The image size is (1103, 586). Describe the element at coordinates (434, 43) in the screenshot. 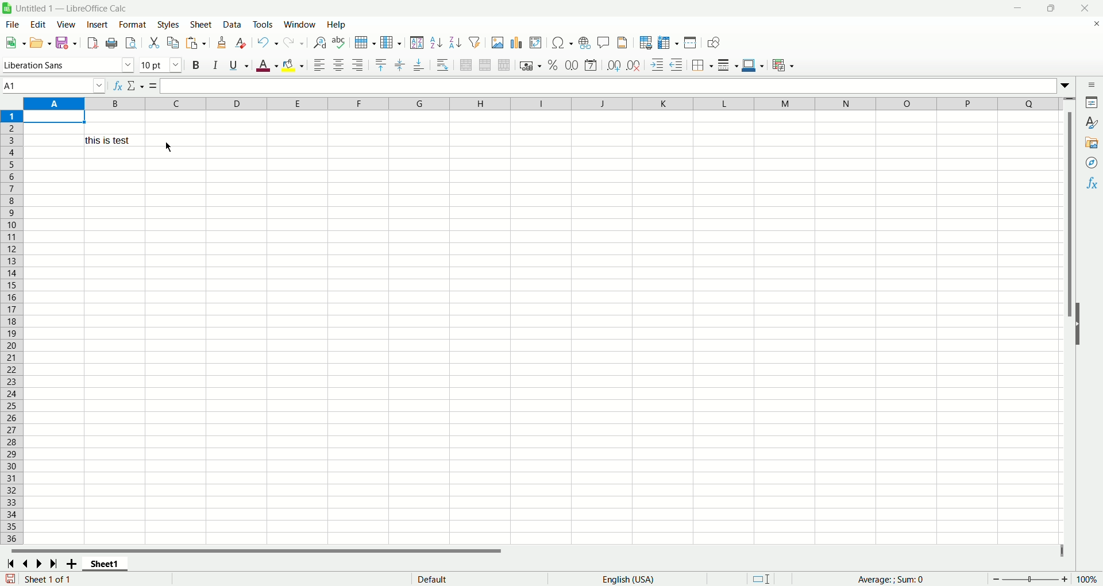

I see `sort ascending` at that location.